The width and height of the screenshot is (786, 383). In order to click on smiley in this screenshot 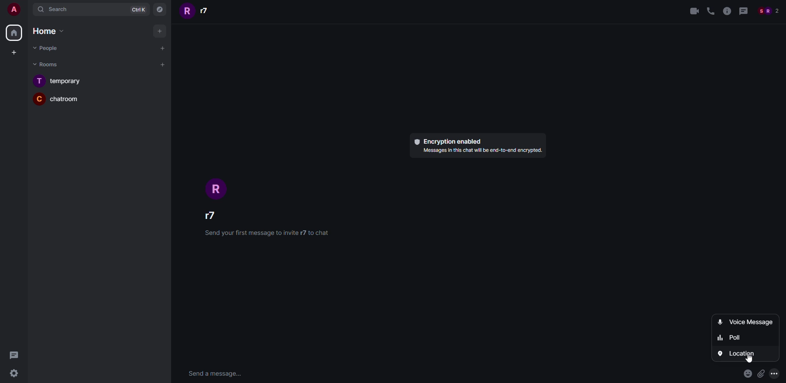, I will do `click(748, 374)`.